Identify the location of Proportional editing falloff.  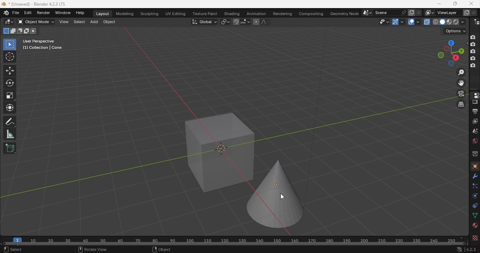
(266, 22).